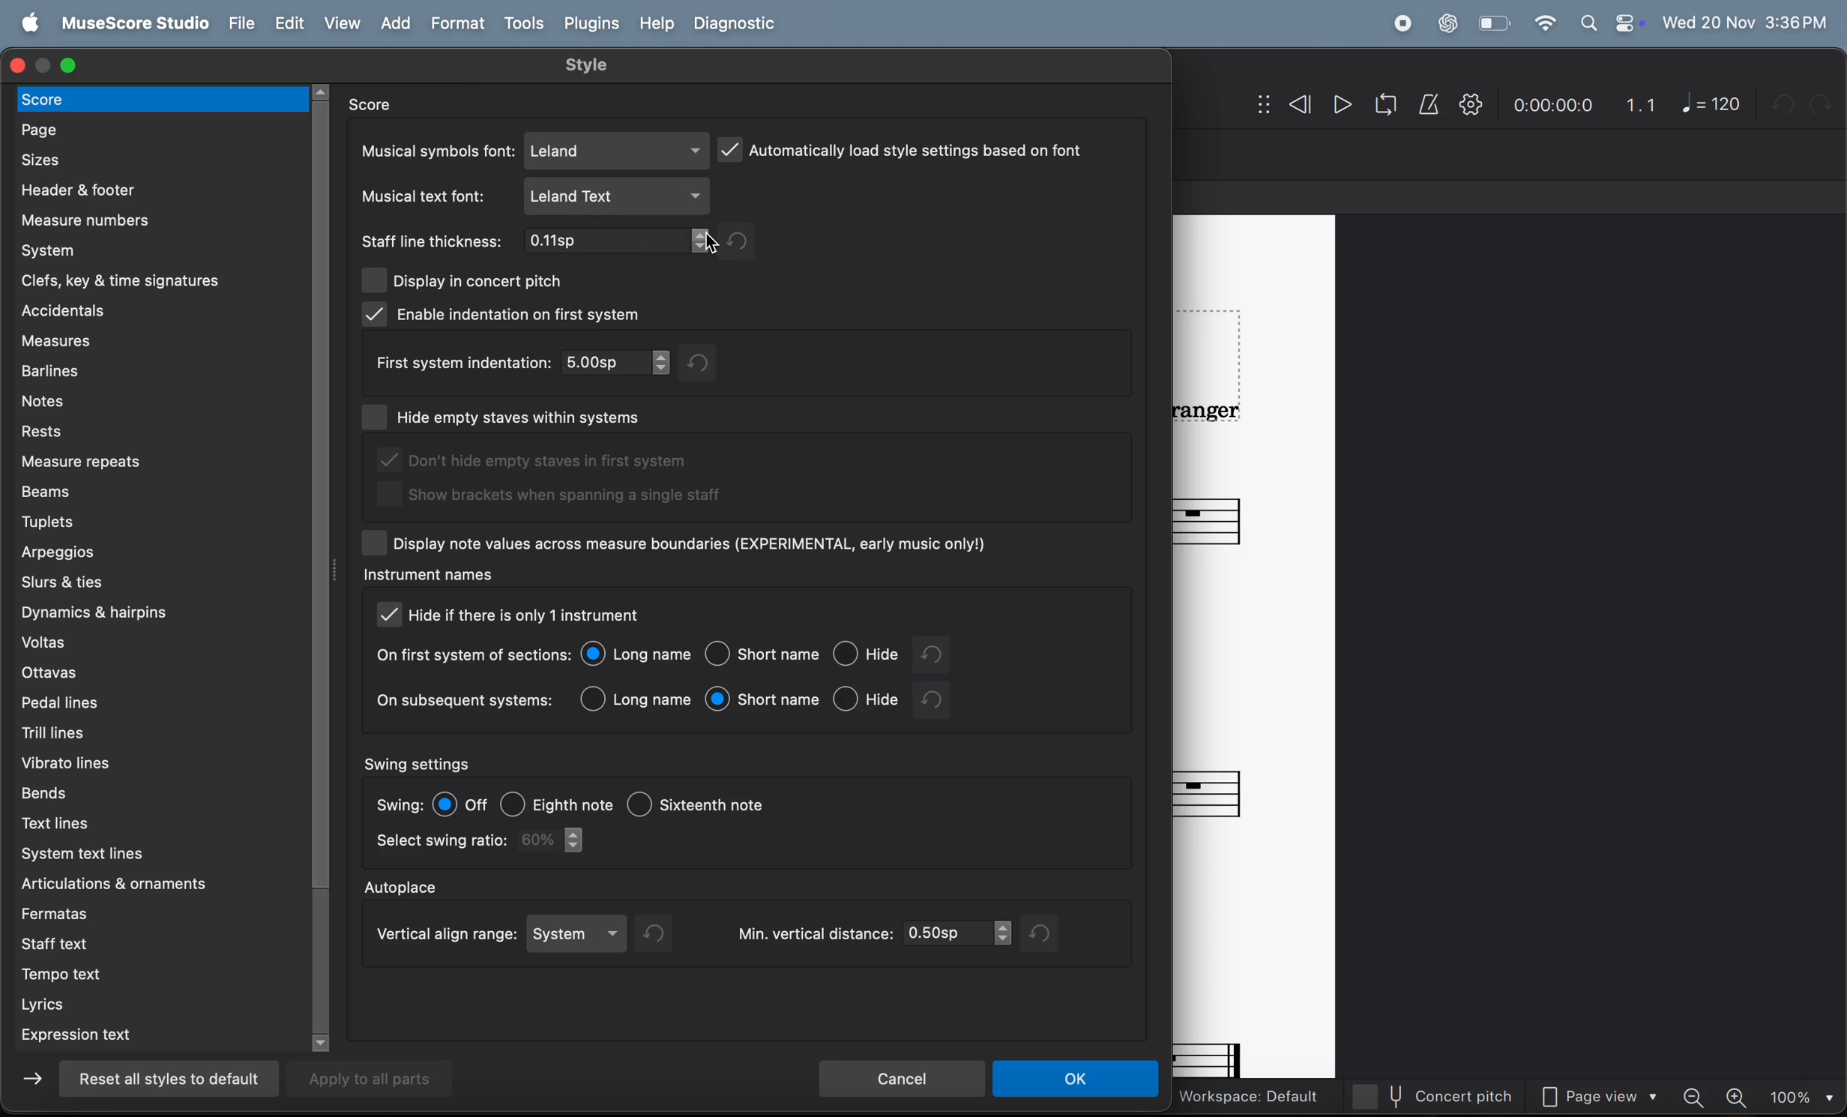 The width and height of the screenshot is (1847, 1117). What do you see at coordinates (546, 462) in the screenshot?
I see `dont hide empty staves per system` at bounding box center [546, 462].